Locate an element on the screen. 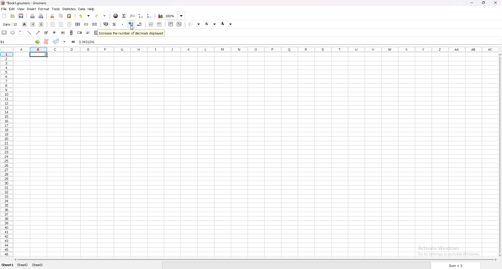 Image resolution: width=502 pixels, height=269 pixels. font is located at coordinates (10, 24).